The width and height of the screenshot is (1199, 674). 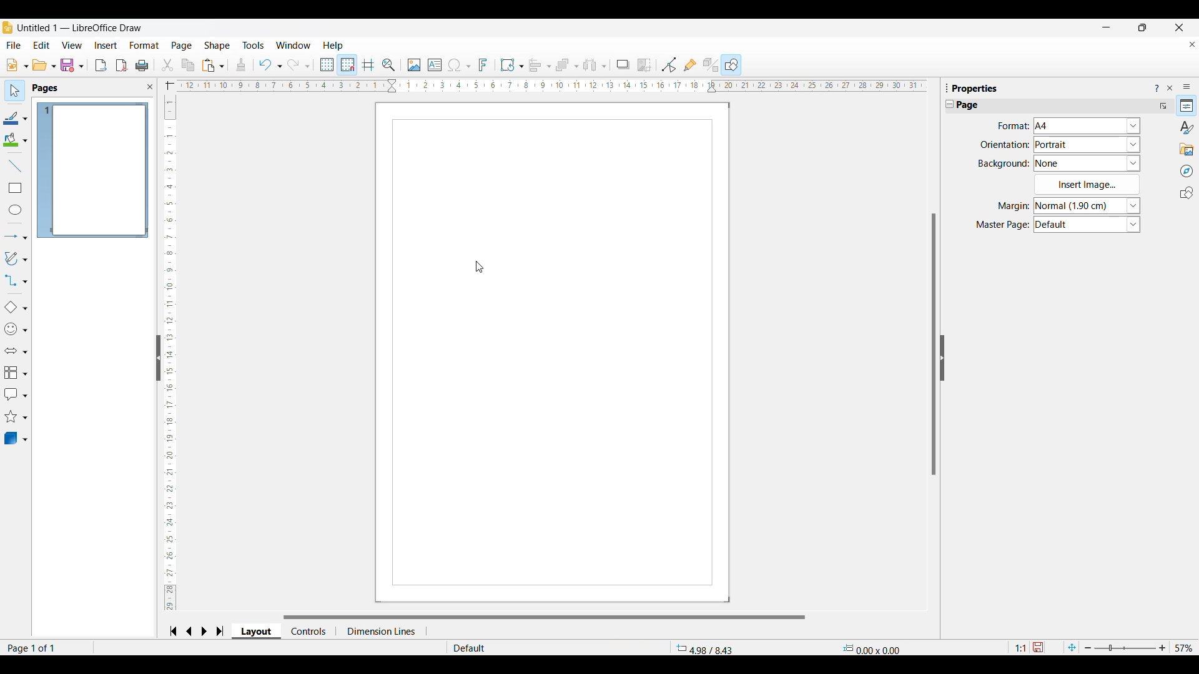 What do you see at coordinates (72, 65) in the screenshot?
I see `Save options` at bounding box center [72, 65].